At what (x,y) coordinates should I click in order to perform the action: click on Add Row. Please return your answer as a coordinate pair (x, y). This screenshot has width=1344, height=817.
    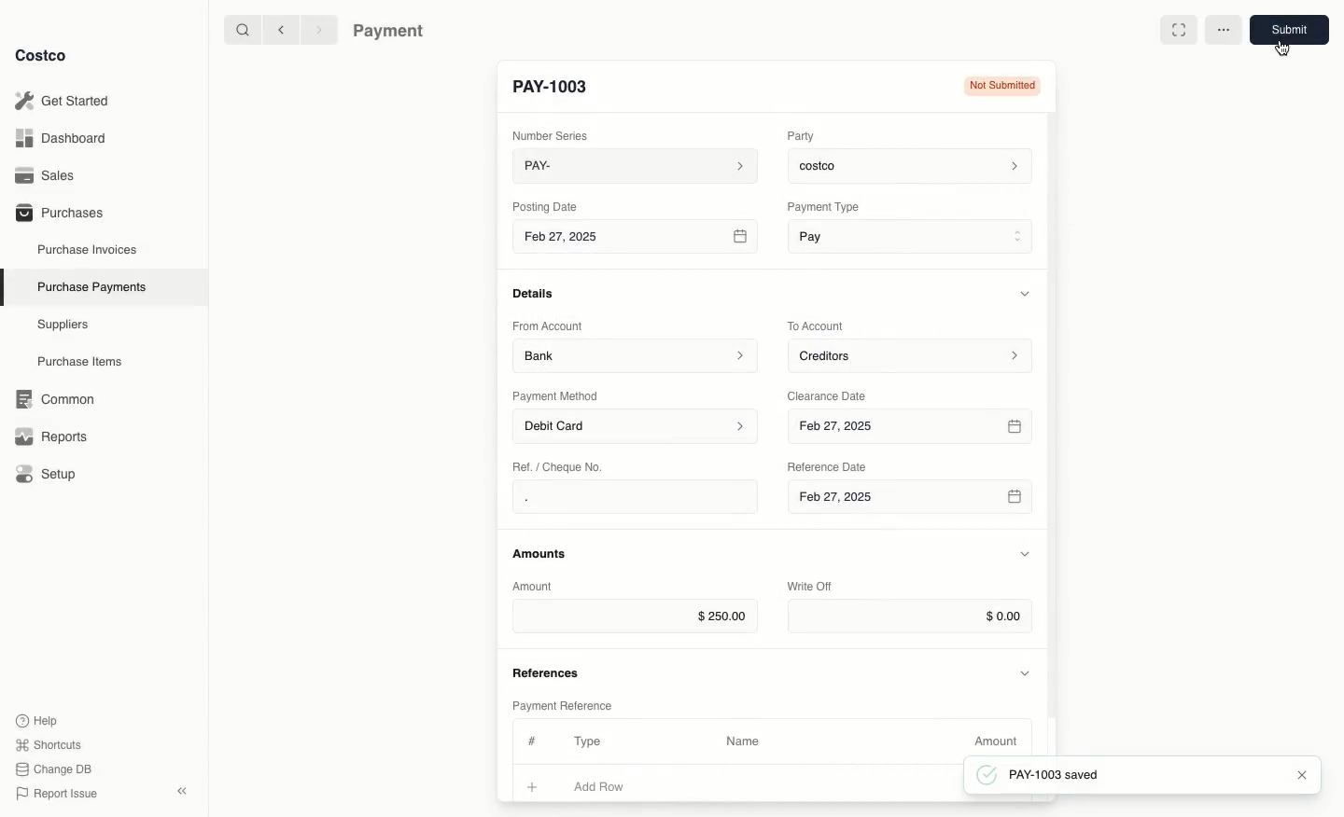
    Looking at the image, I should click on (611, 786).